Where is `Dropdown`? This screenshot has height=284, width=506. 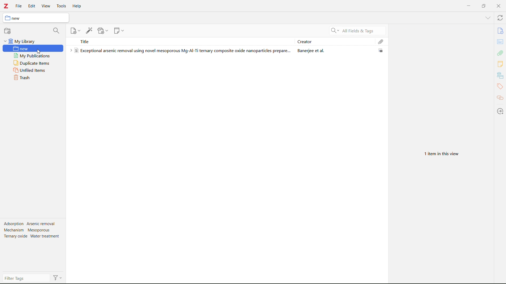 Dropdown is located at coordinates (488, 19).